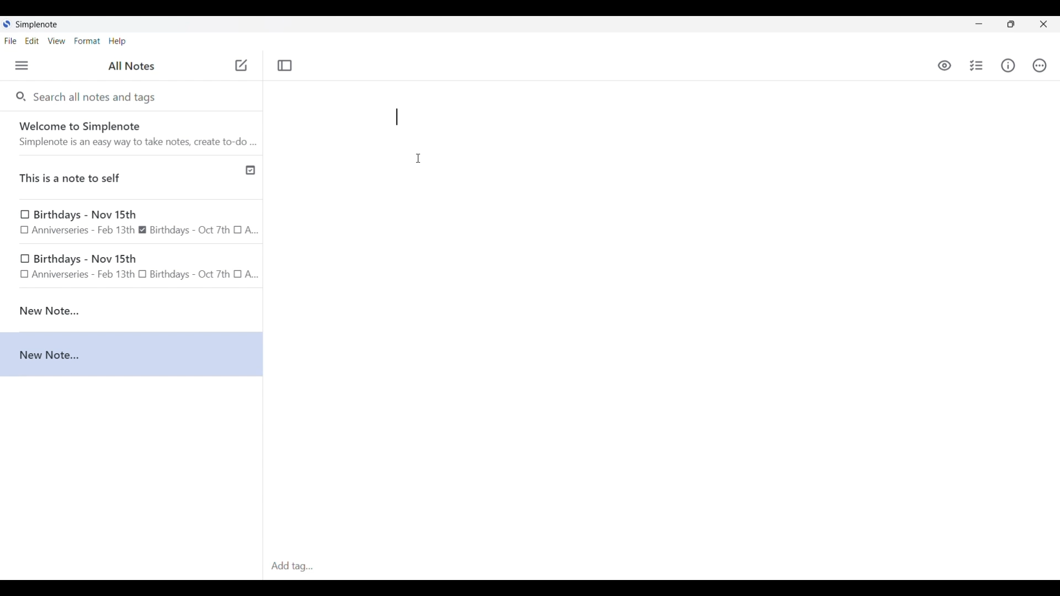 This screenshot has height=596, width=1060. What do you see at coordinates (132, 178) in the screenshot?
I see `Published note indicated by check icon` at bounding box center [132, 178].